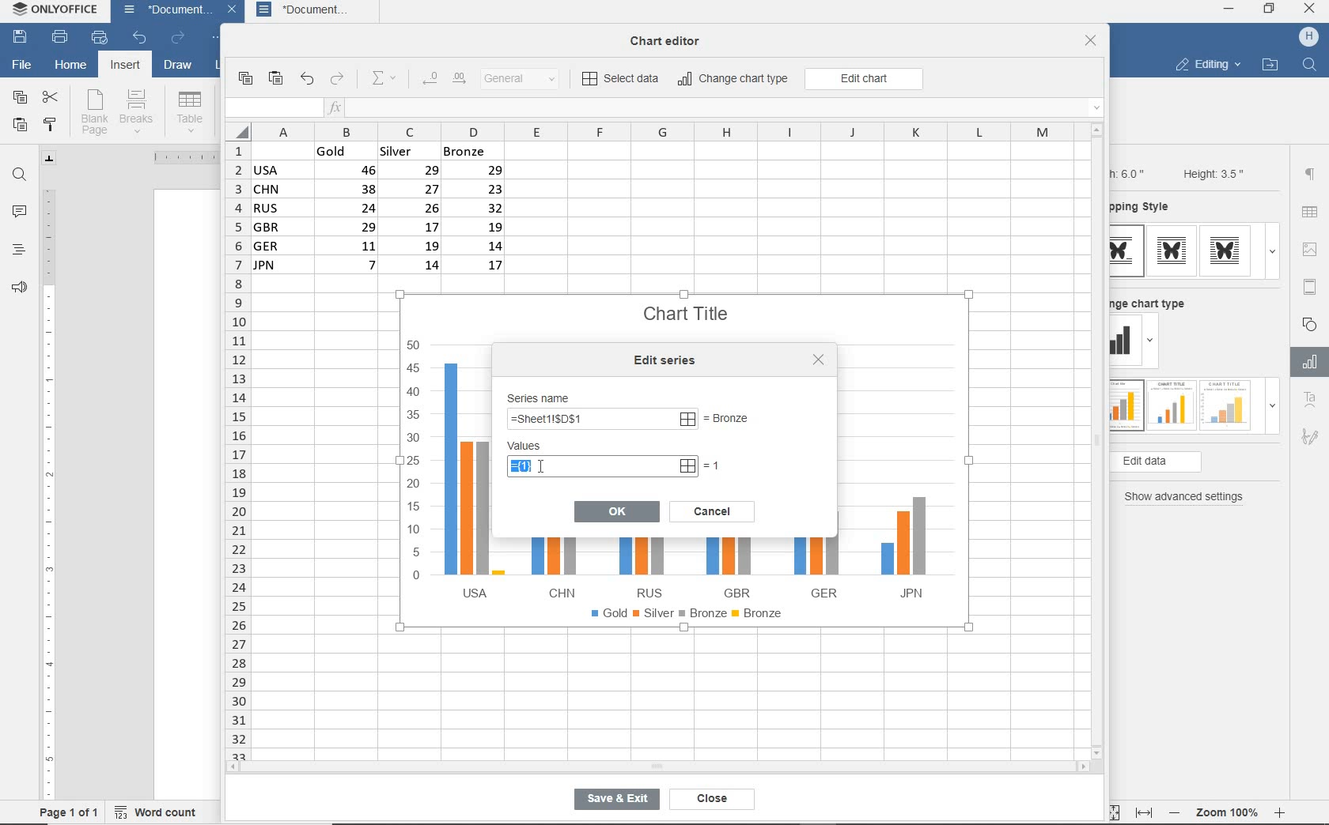  I want to click on cursor, so click(540, 464).